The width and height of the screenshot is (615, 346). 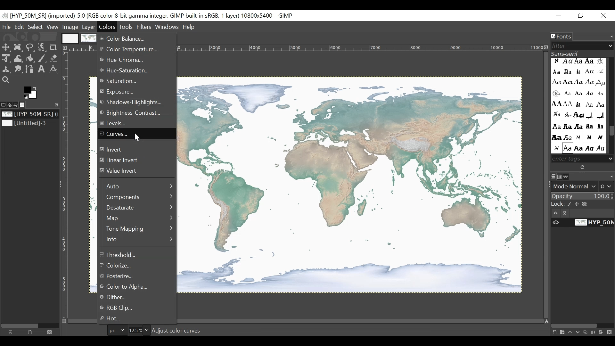 What do you see at coordinates (122, 309) in the screenshot?
I see `RGB Clip` at bounding box center [122, 309].